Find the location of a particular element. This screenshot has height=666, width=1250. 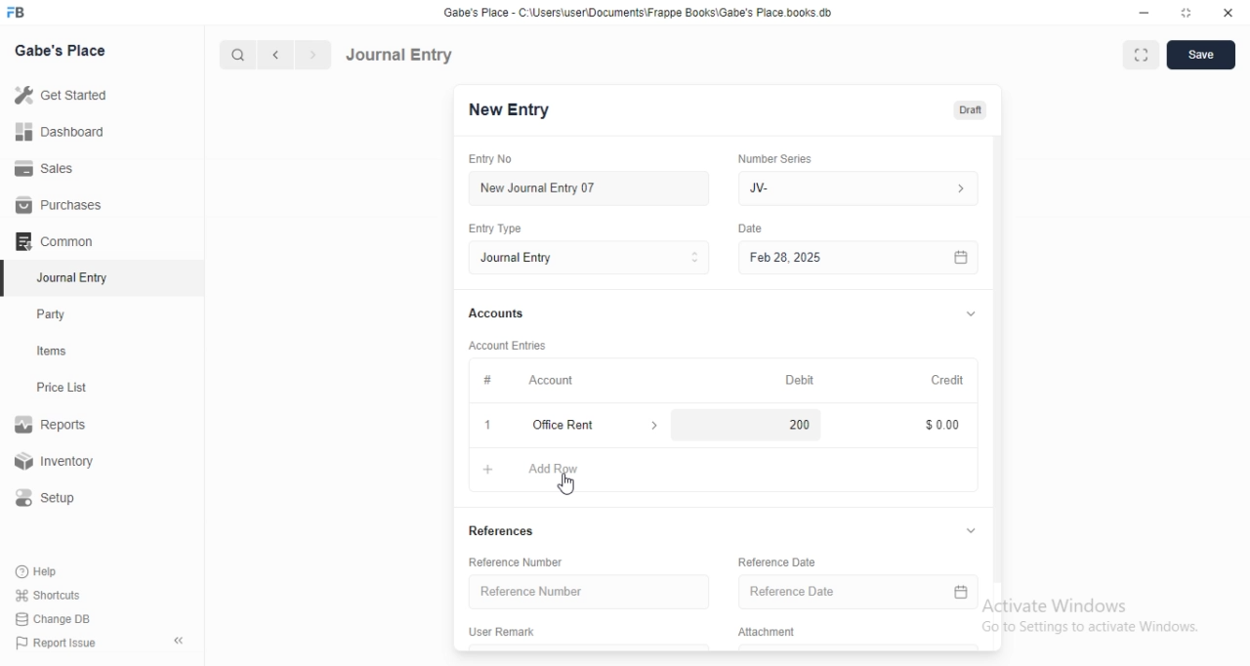

Entry Type is located at coordinates (497, 229).